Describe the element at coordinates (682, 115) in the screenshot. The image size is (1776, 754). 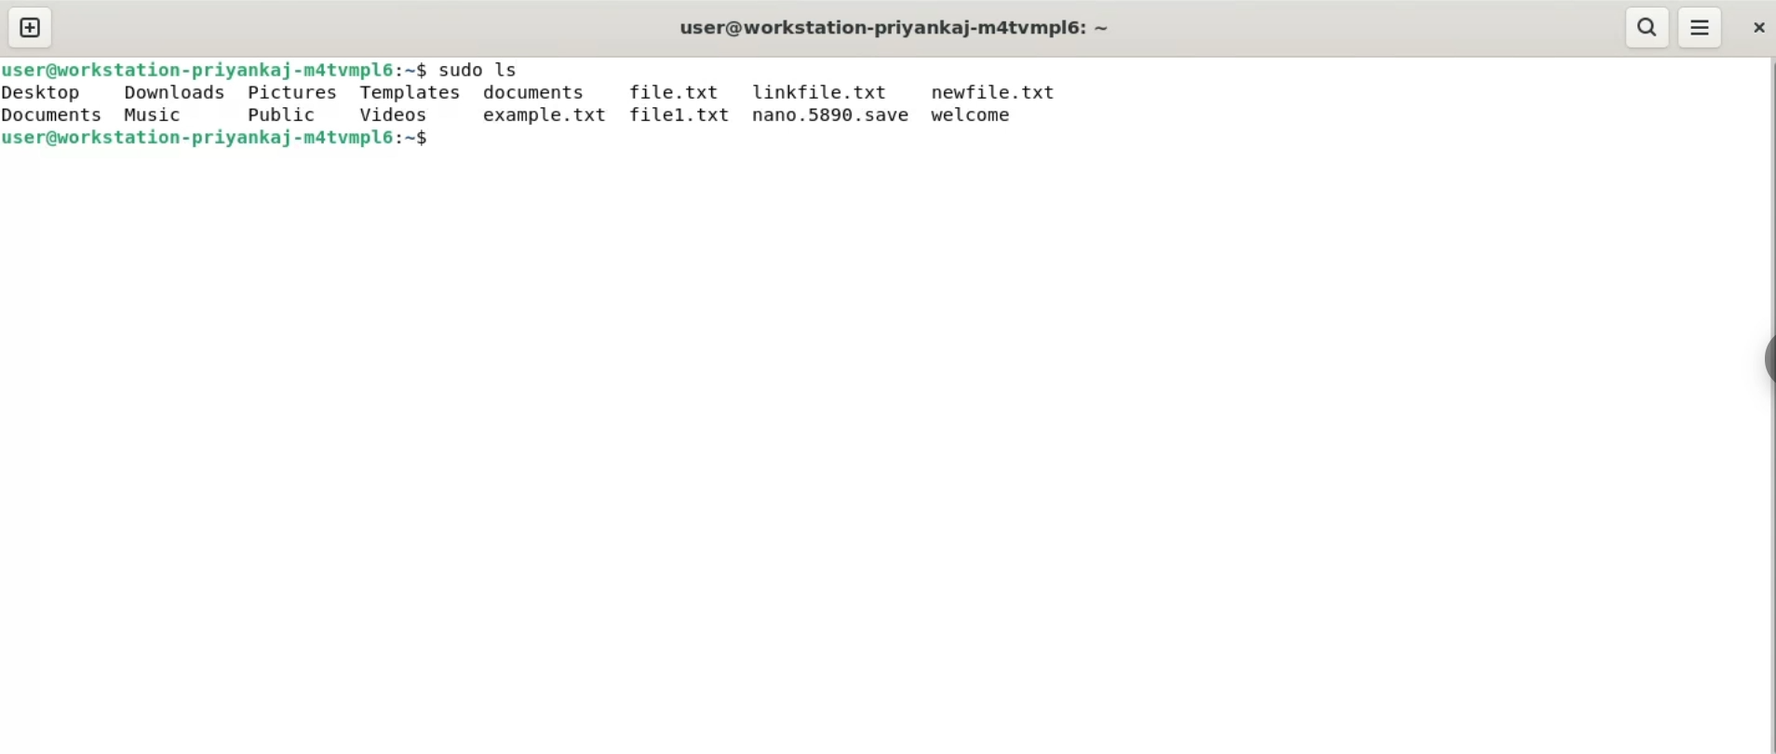
I see `file1` at that location.